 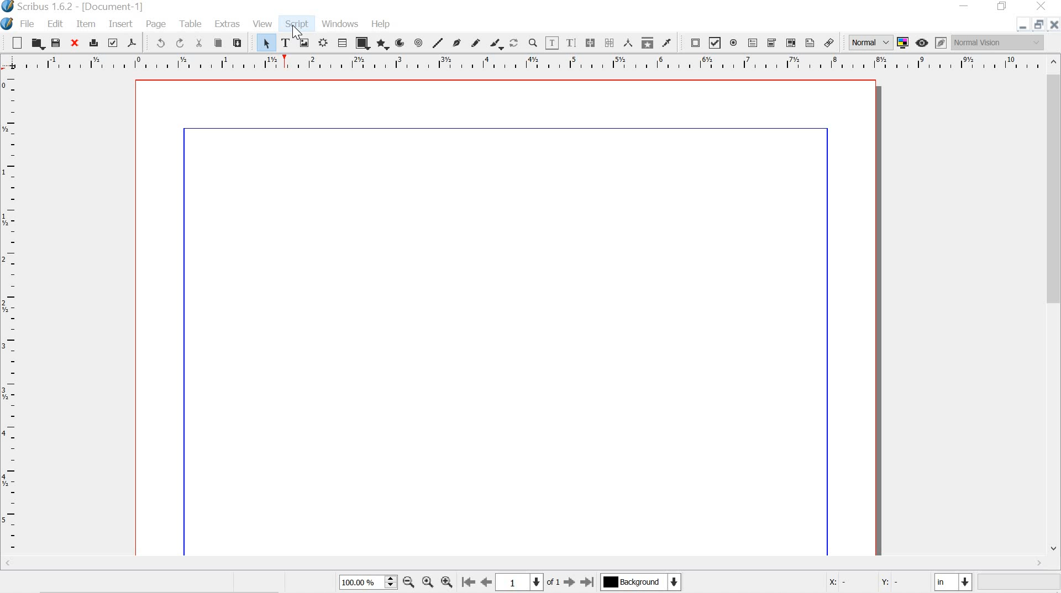 I want to click on close, so click(x=1039, y=6).